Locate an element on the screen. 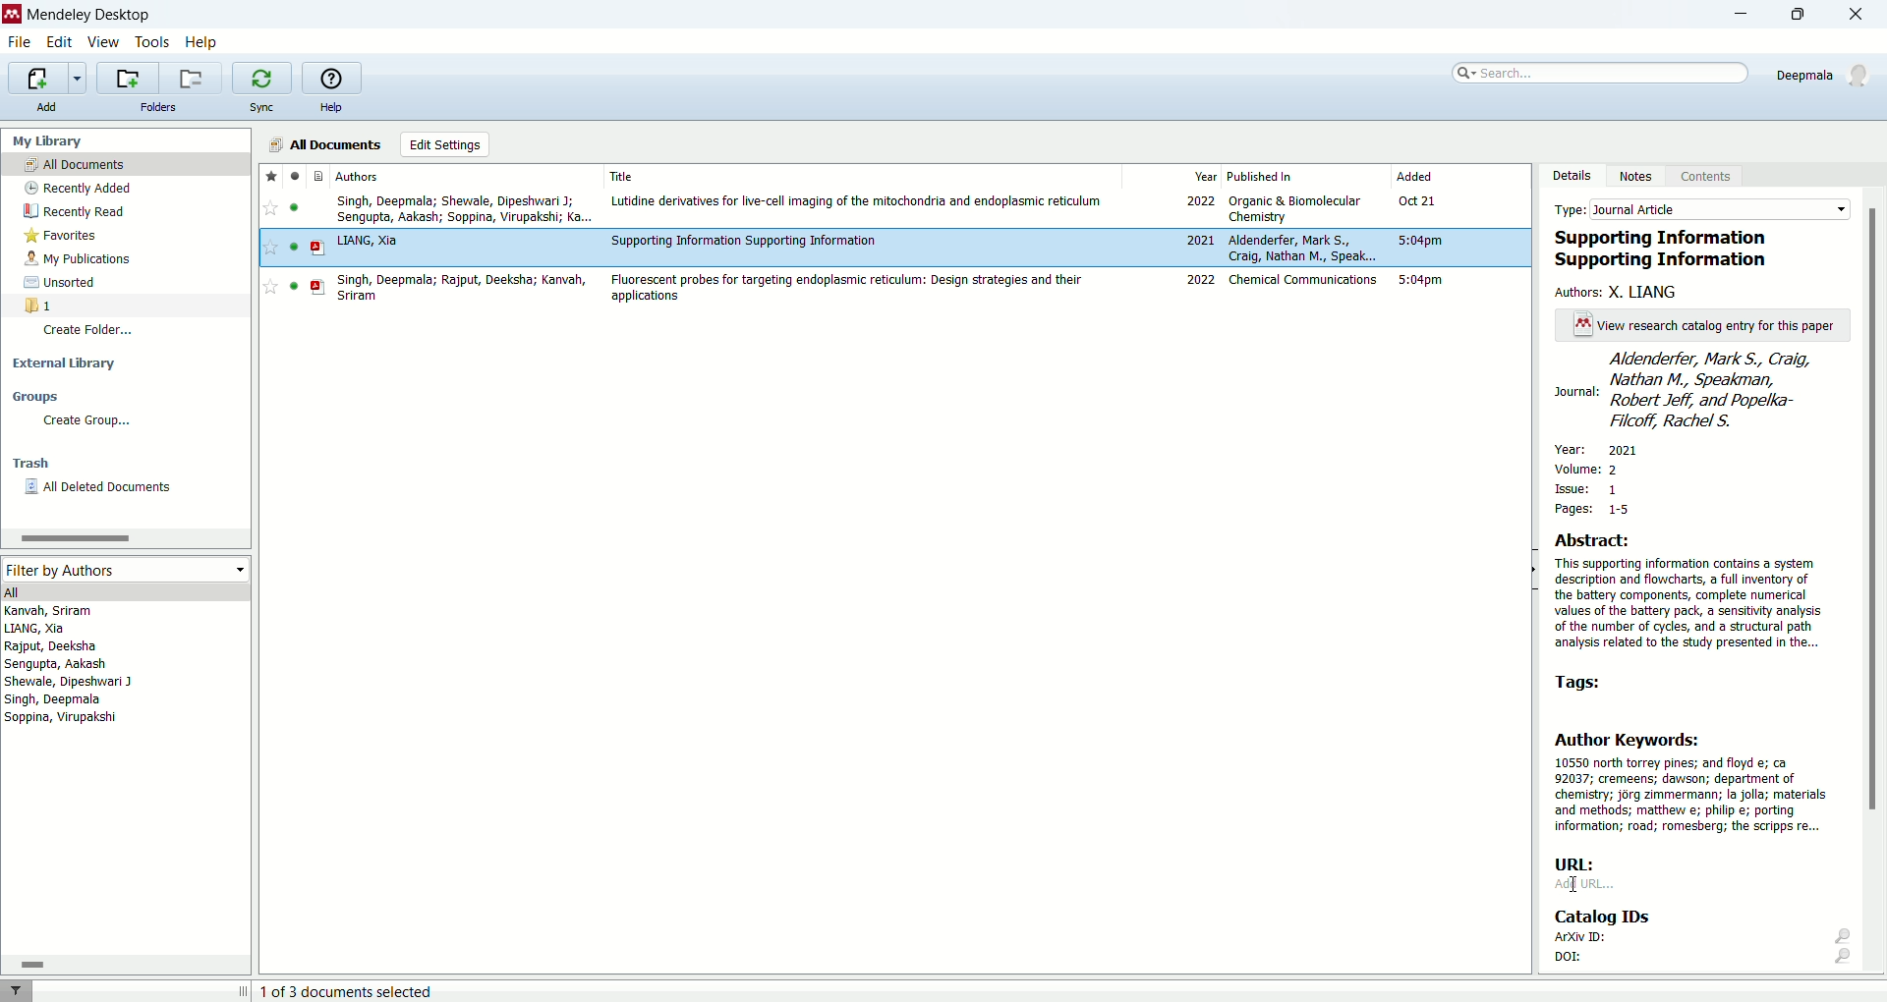  year is located at coordinates (1207, 175).